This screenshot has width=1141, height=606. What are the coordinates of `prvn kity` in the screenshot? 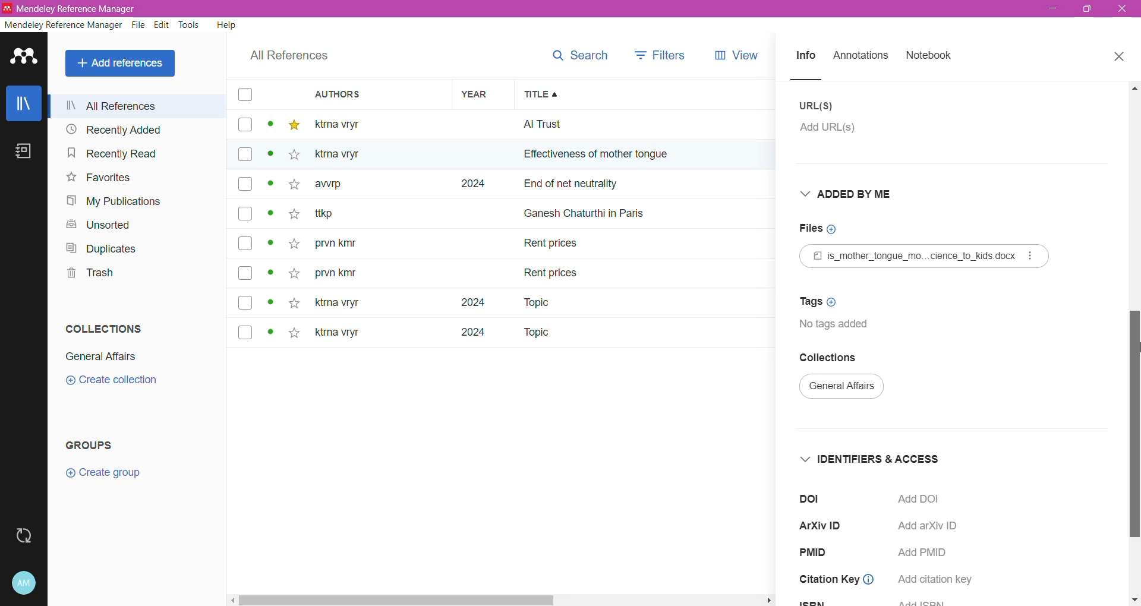 It's located at (343, 244).